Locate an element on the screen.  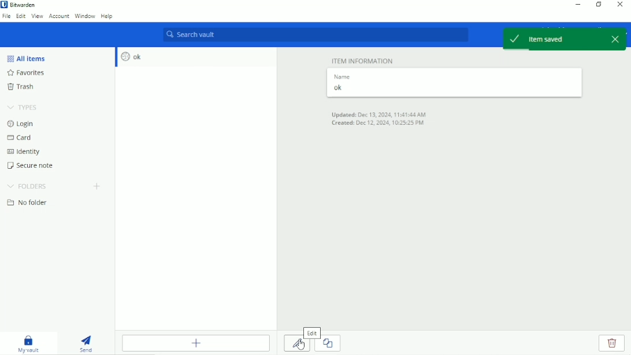
Search vault is located at coordinates (315, 34).